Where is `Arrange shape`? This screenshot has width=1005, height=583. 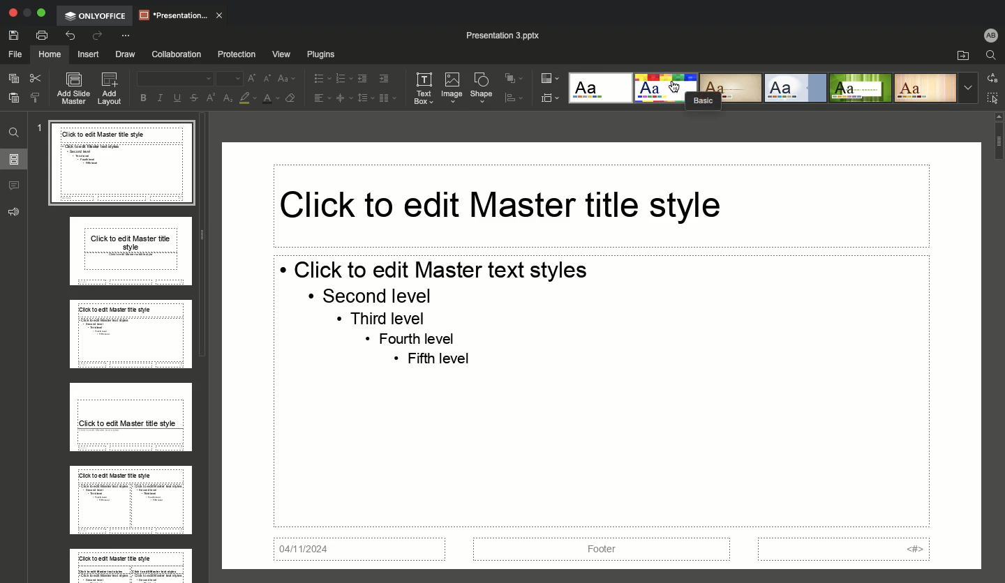 Arrange shape is located at coordinates (515, 77).